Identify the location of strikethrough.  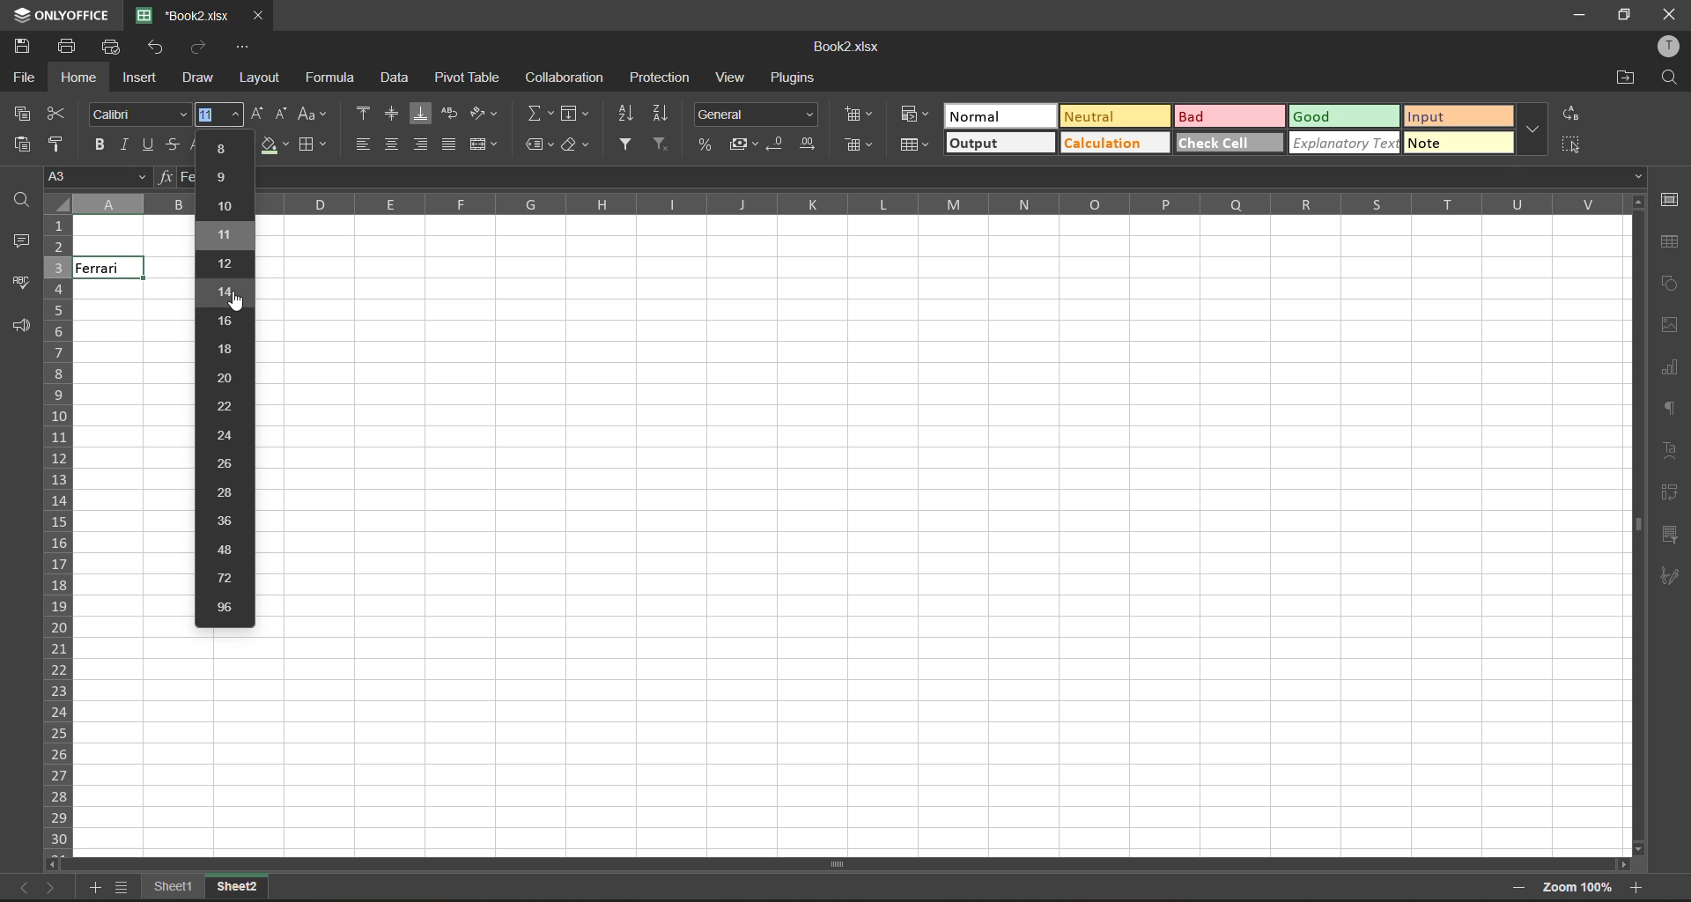
(174, 146).